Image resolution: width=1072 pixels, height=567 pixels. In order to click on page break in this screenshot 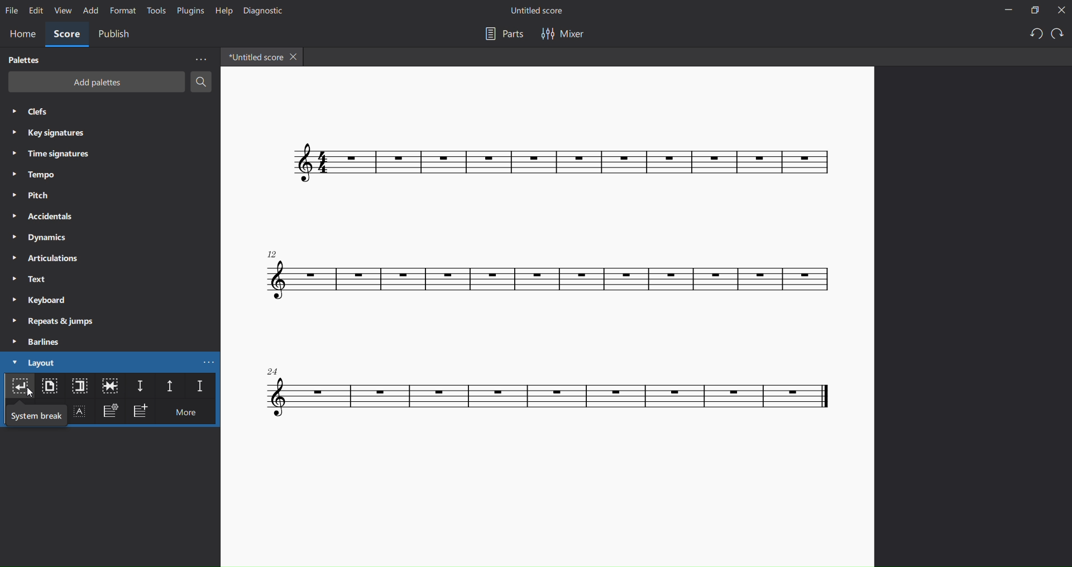, I will do `click(50, 388)`.